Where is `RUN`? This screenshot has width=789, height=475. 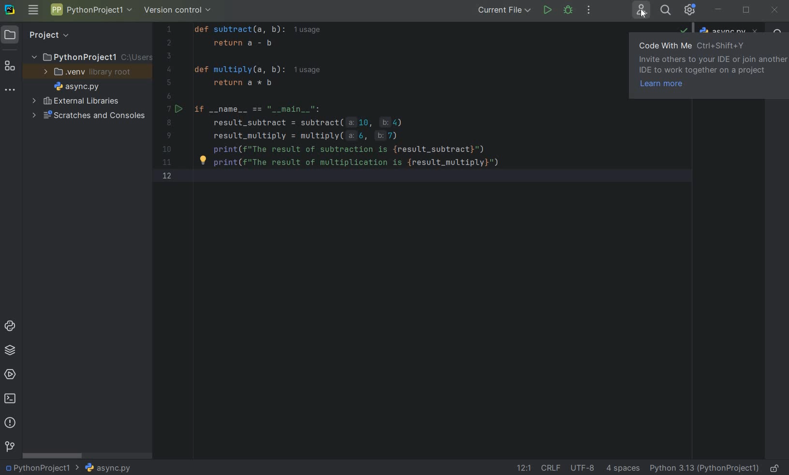 RUN is located at coordinates (548, 11).